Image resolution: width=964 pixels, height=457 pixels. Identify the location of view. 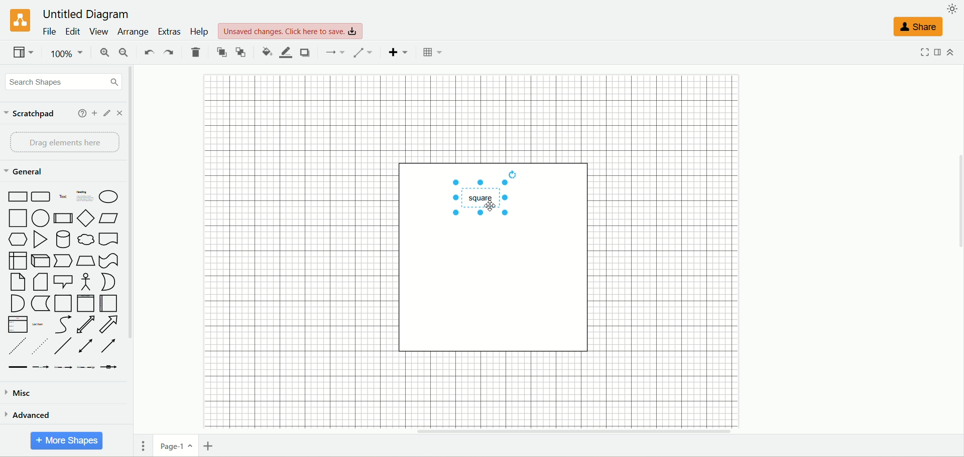
(98, 32).